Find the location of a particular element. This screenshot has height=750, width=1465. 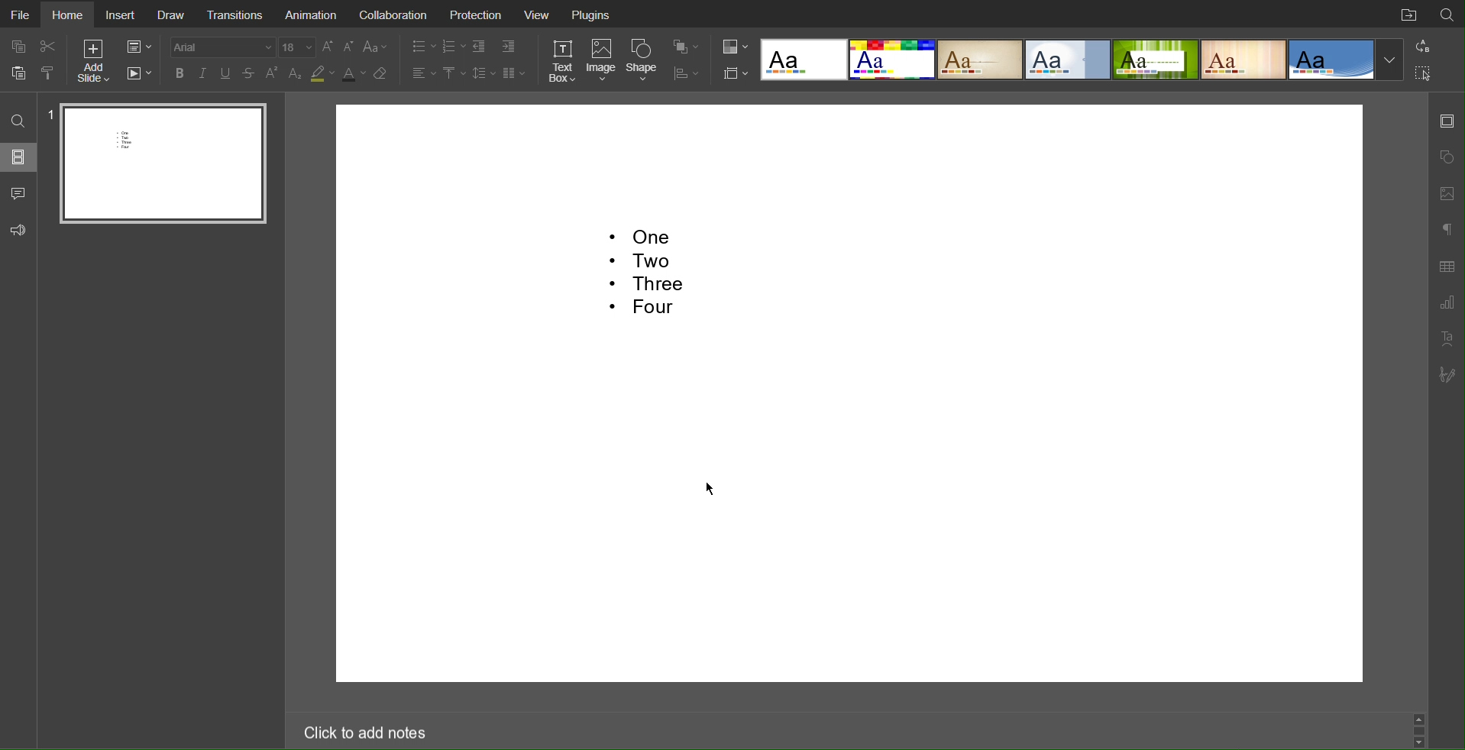

Text Art is located at coordinates (1446, 338).